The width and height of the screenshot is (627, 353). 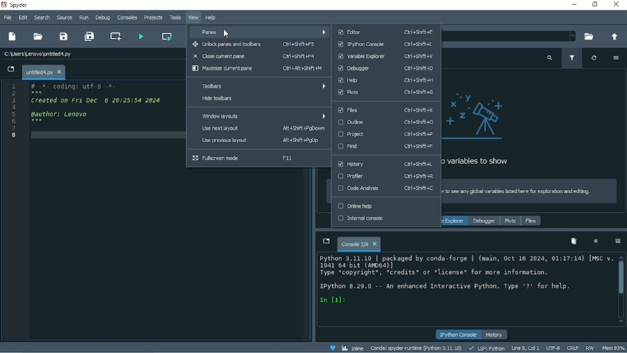 I want to click on New file, so click(x=13, y=37).